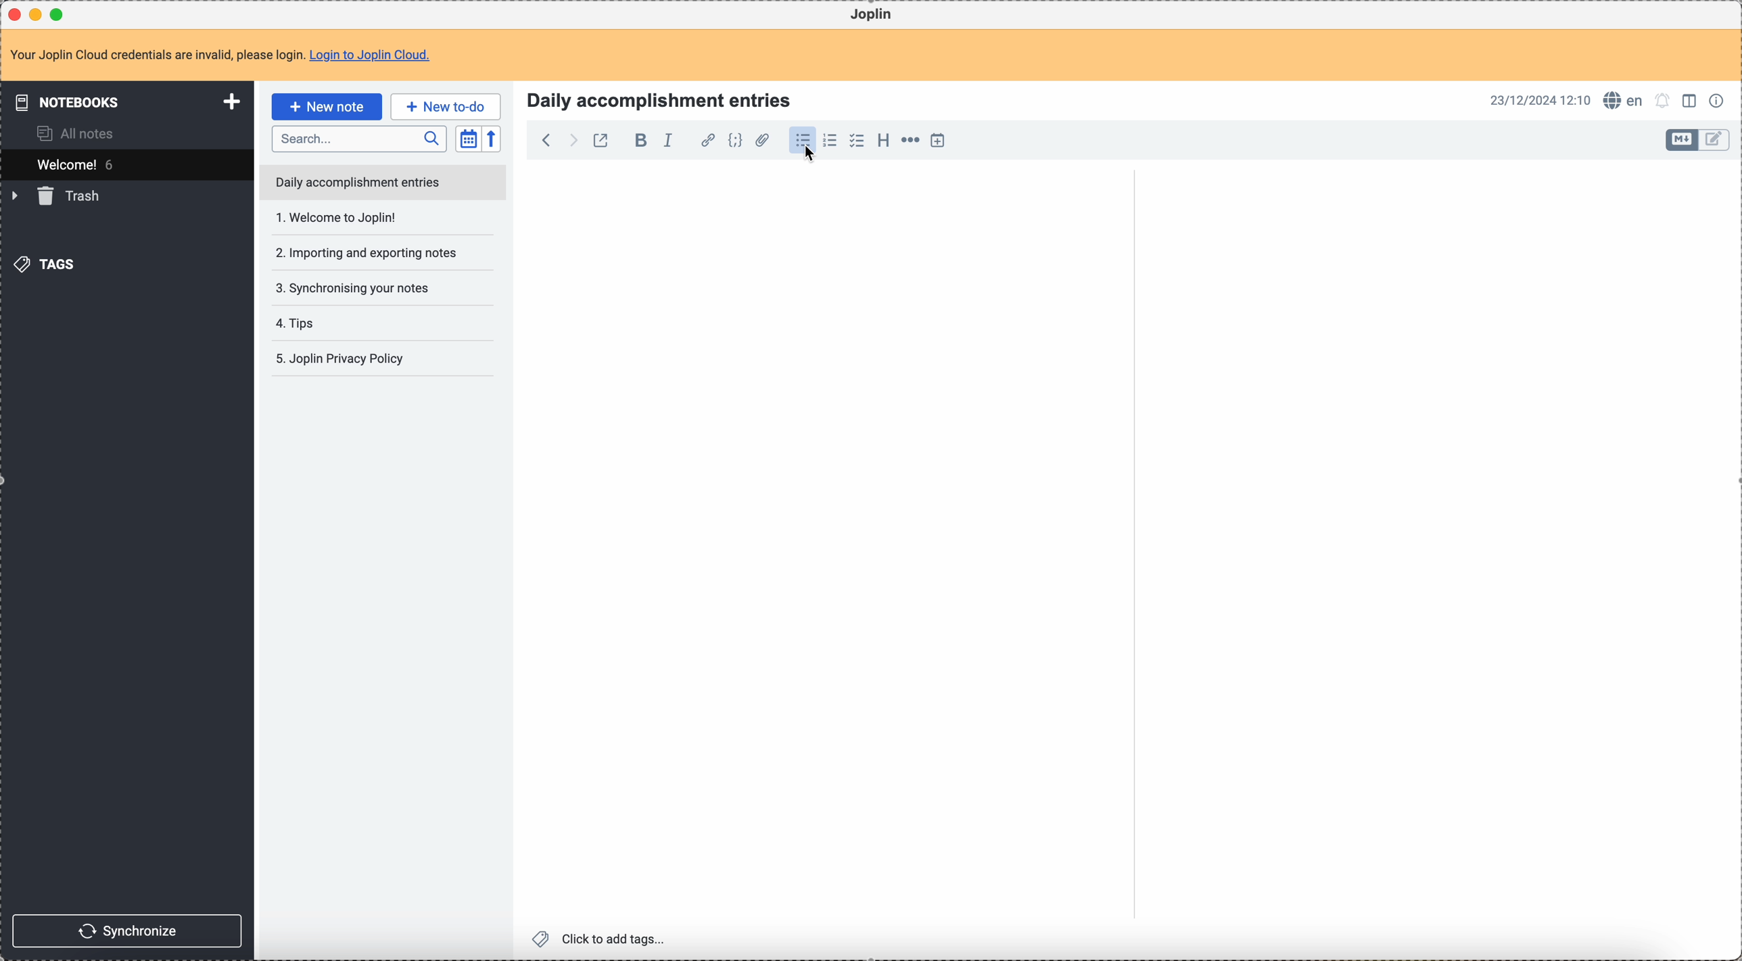 The height and width of the screenshot is (961, 1742). I want to click on Joplin privacy policy, so click(339, 323).